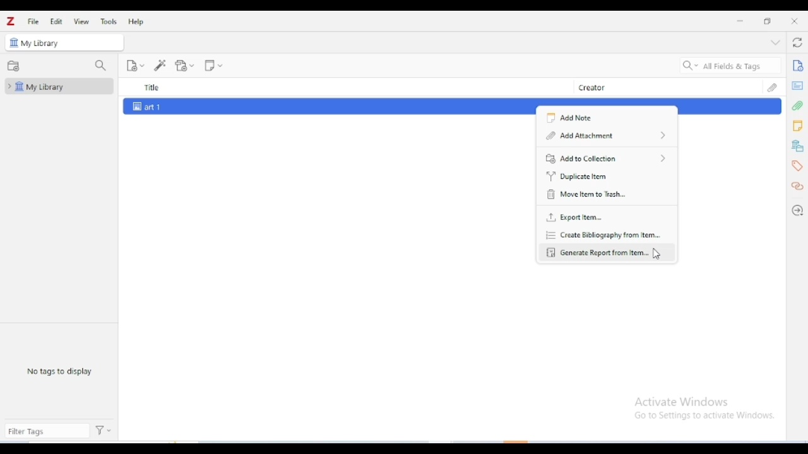 The height and width of the screenshot is (454, 808). I want to click on generate report from item, so click(597, 252).